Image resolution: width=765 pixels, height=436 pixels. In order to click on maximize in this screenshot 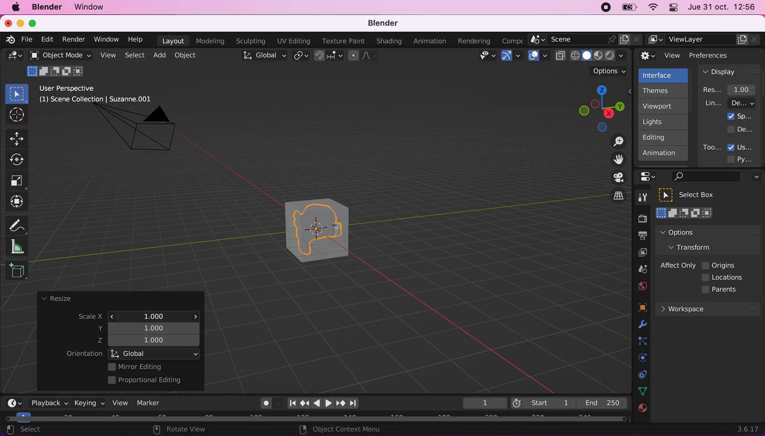, I will do `click(36, 23)`.